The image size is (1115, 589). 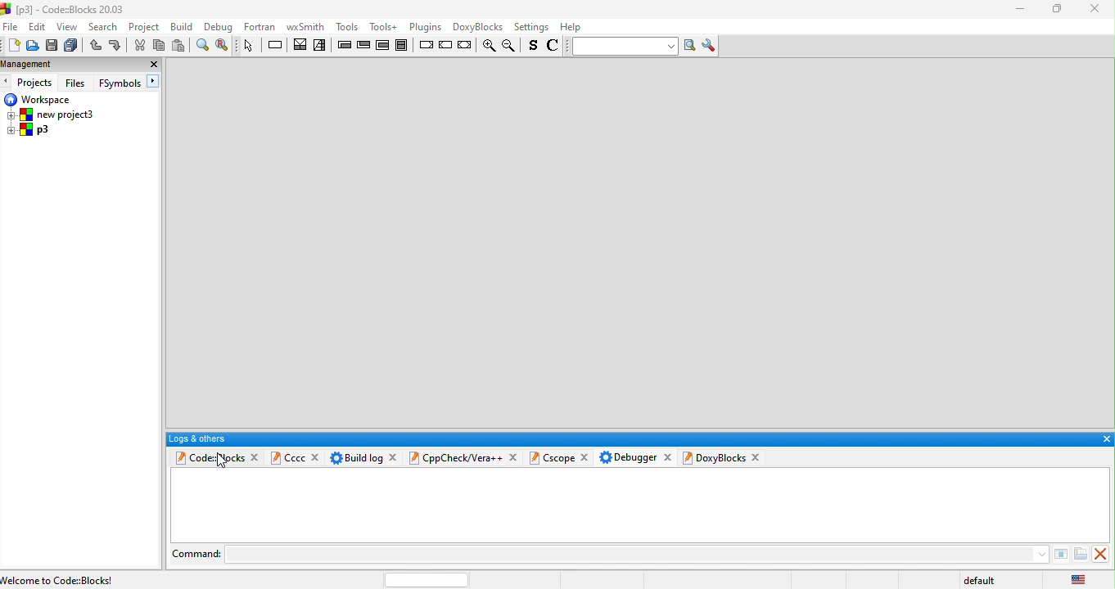 What do you see at coordinates (1105, 439) in the screenshot?
I see `close` at bounding box center [1105, 439].